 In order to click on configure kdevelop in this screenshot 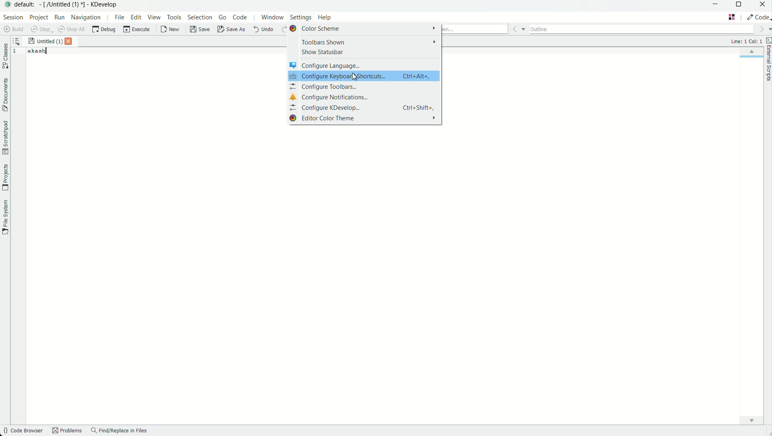, I will do `click(365, 107)`.